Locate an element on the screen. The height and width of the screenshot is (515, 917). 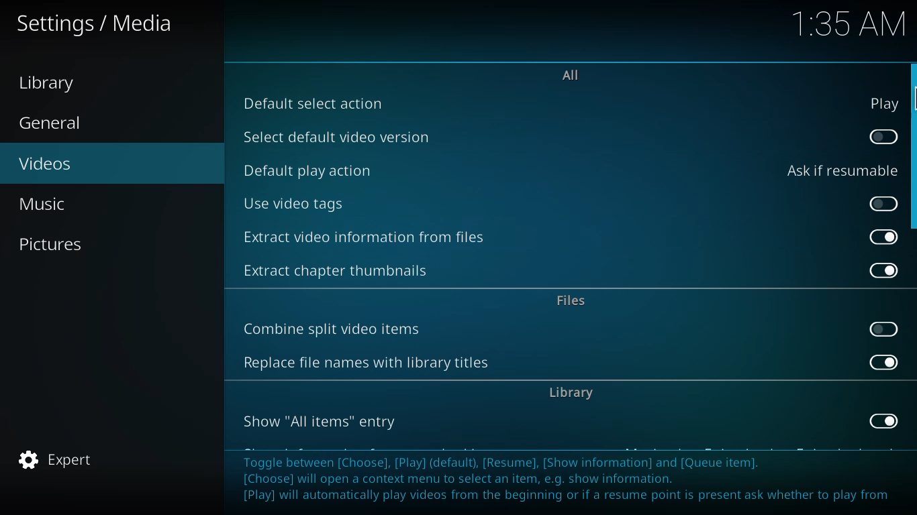
ask is located at coordinates (840, 170).